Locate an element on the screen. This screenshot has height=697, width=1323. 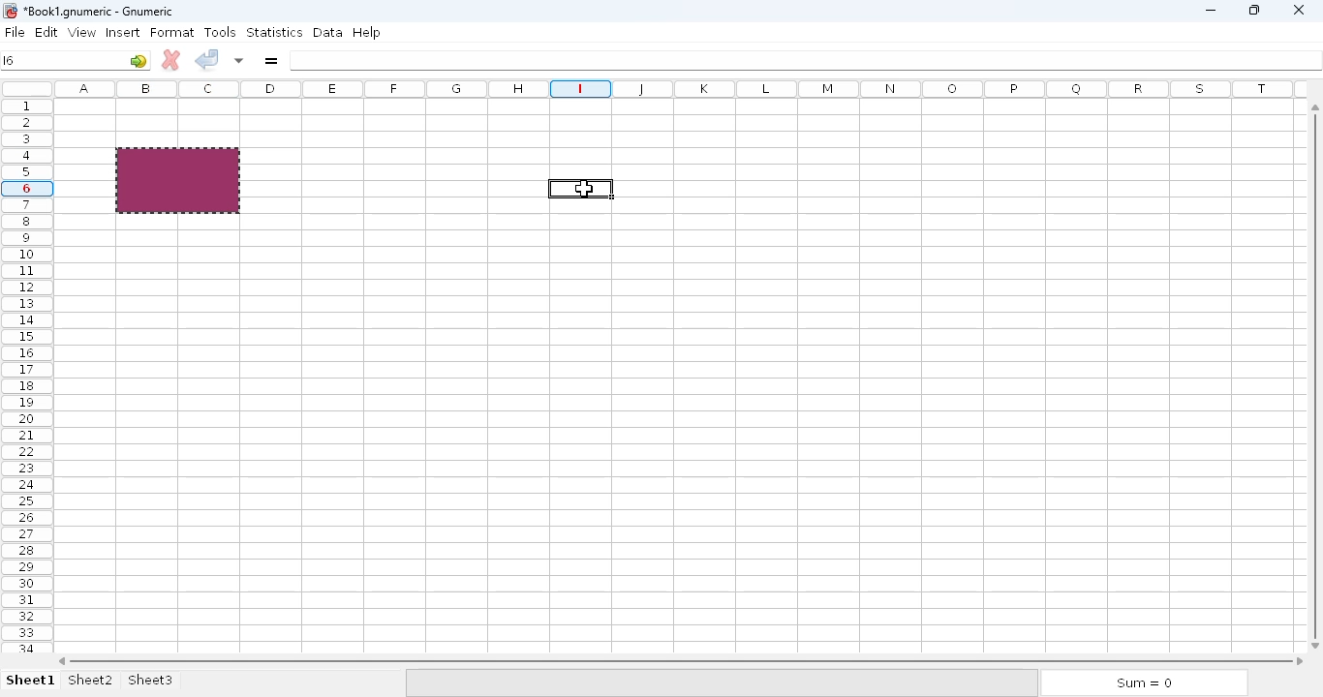
accept changes in multiple cells is located at coordinates (239, 60).